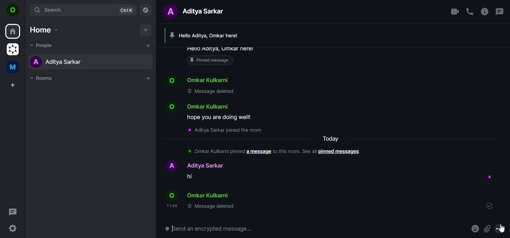 The width and height of the screenshot is (510, 238). Describe the element at coordinates (146, 9) in the screenshot. I see `explore rooms` at that location.